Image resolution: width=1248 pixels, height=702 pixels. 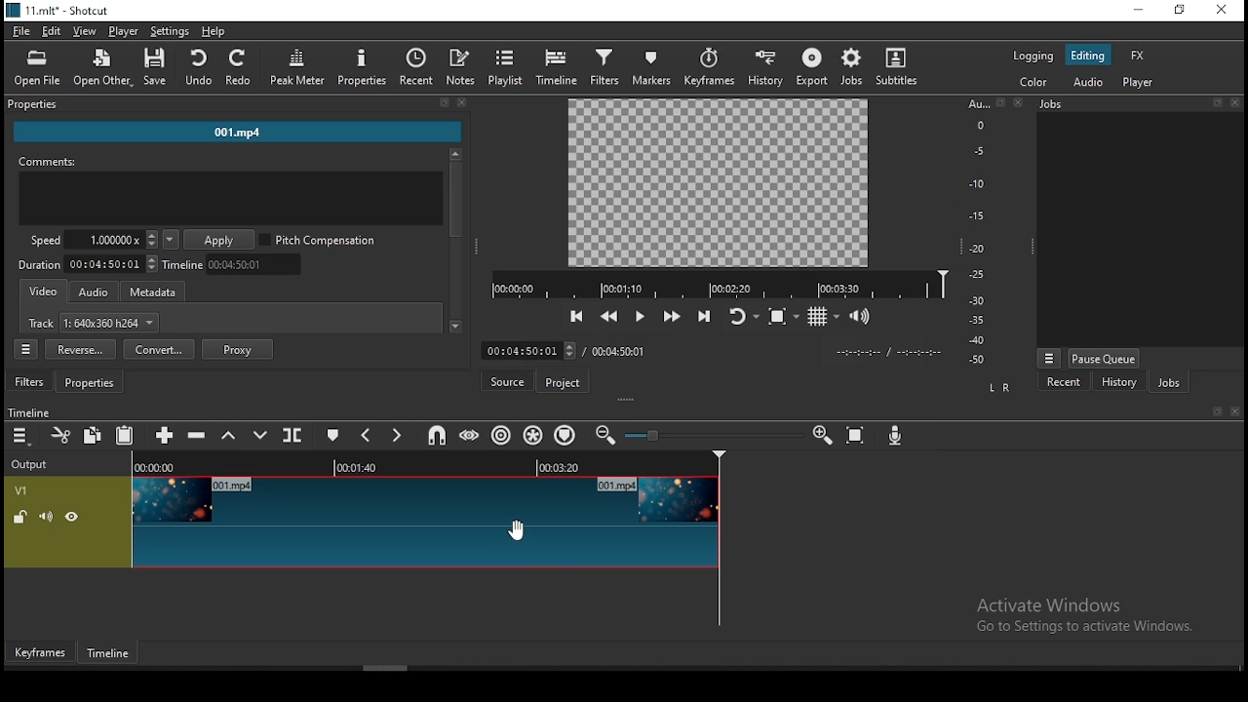 I want to click on keyframes, so click(x=40, y=653).